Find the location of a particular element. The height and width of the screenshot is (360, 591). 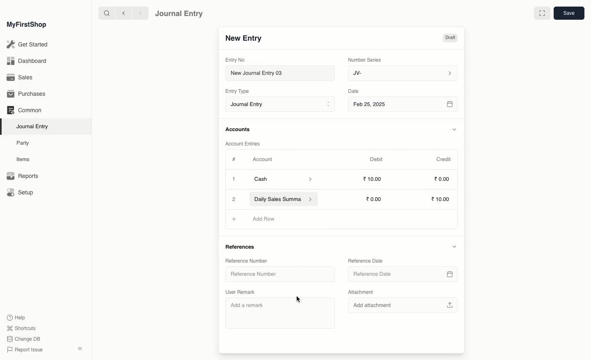

Purchases is located at coordinates (28, 94).